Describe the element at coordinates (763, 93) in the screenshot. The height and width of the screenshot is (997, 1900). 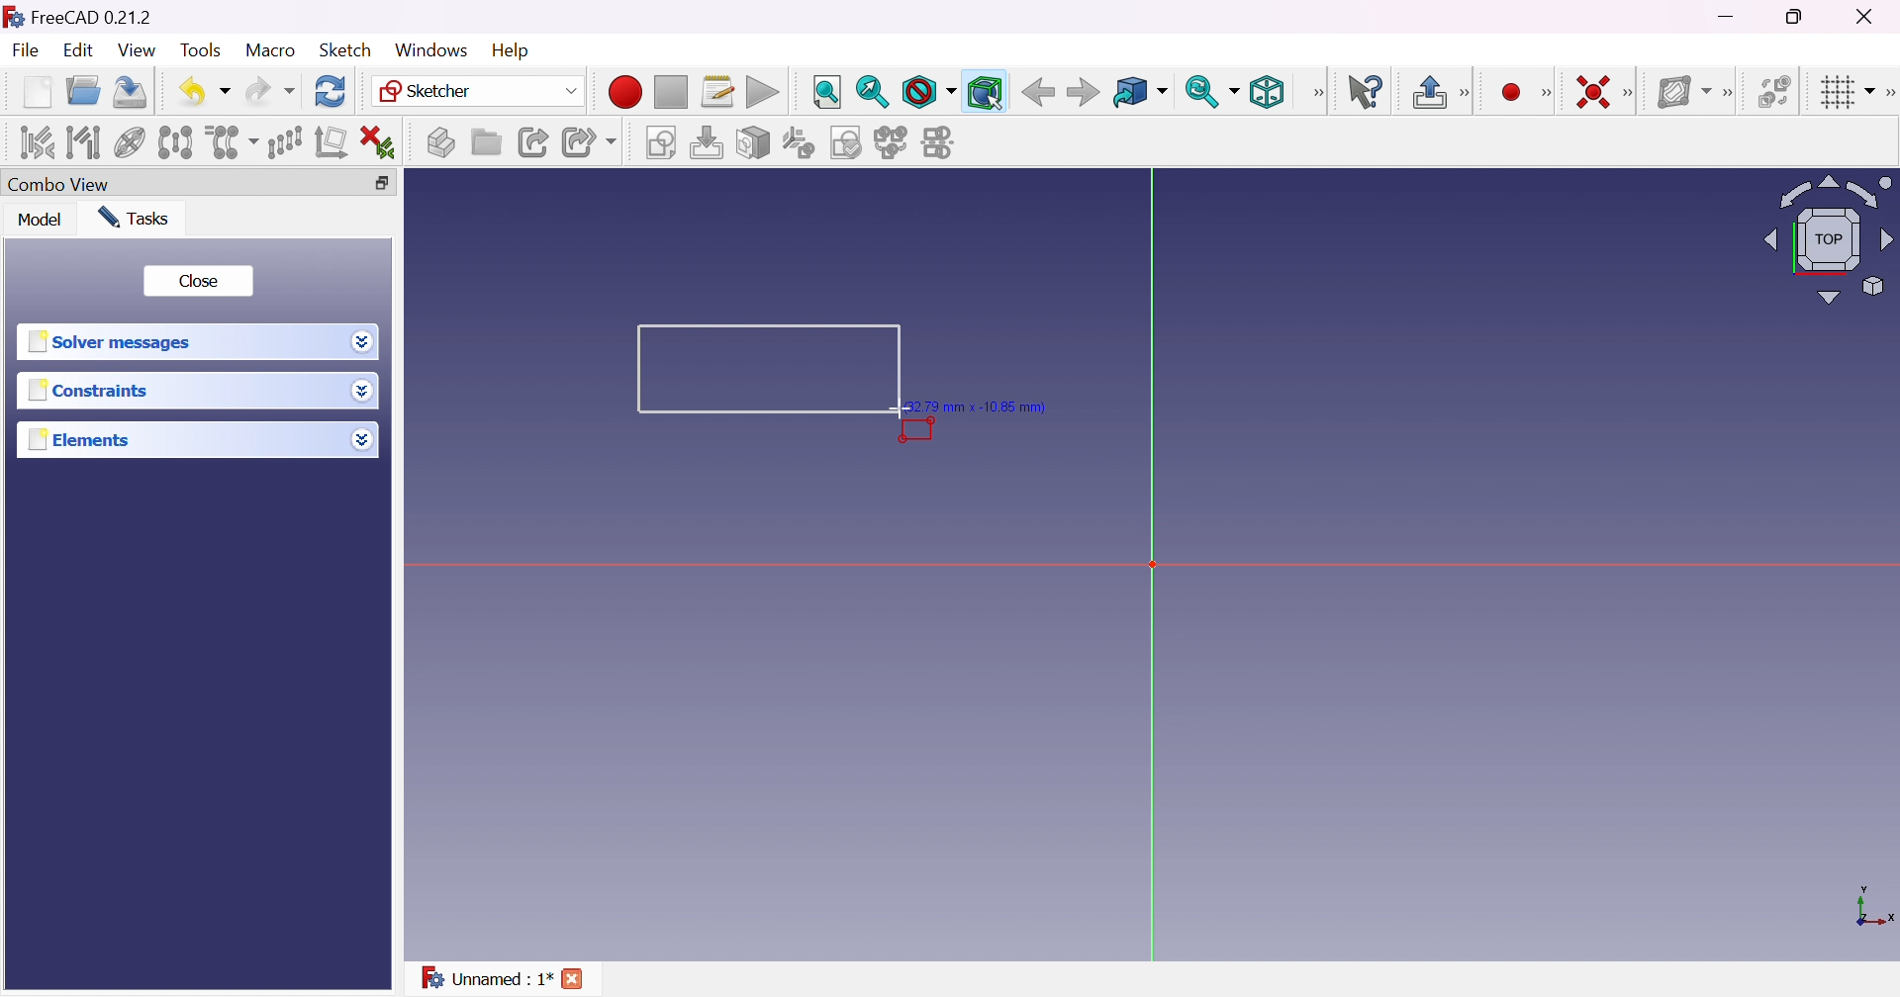
I see `Execute macro` at that location.